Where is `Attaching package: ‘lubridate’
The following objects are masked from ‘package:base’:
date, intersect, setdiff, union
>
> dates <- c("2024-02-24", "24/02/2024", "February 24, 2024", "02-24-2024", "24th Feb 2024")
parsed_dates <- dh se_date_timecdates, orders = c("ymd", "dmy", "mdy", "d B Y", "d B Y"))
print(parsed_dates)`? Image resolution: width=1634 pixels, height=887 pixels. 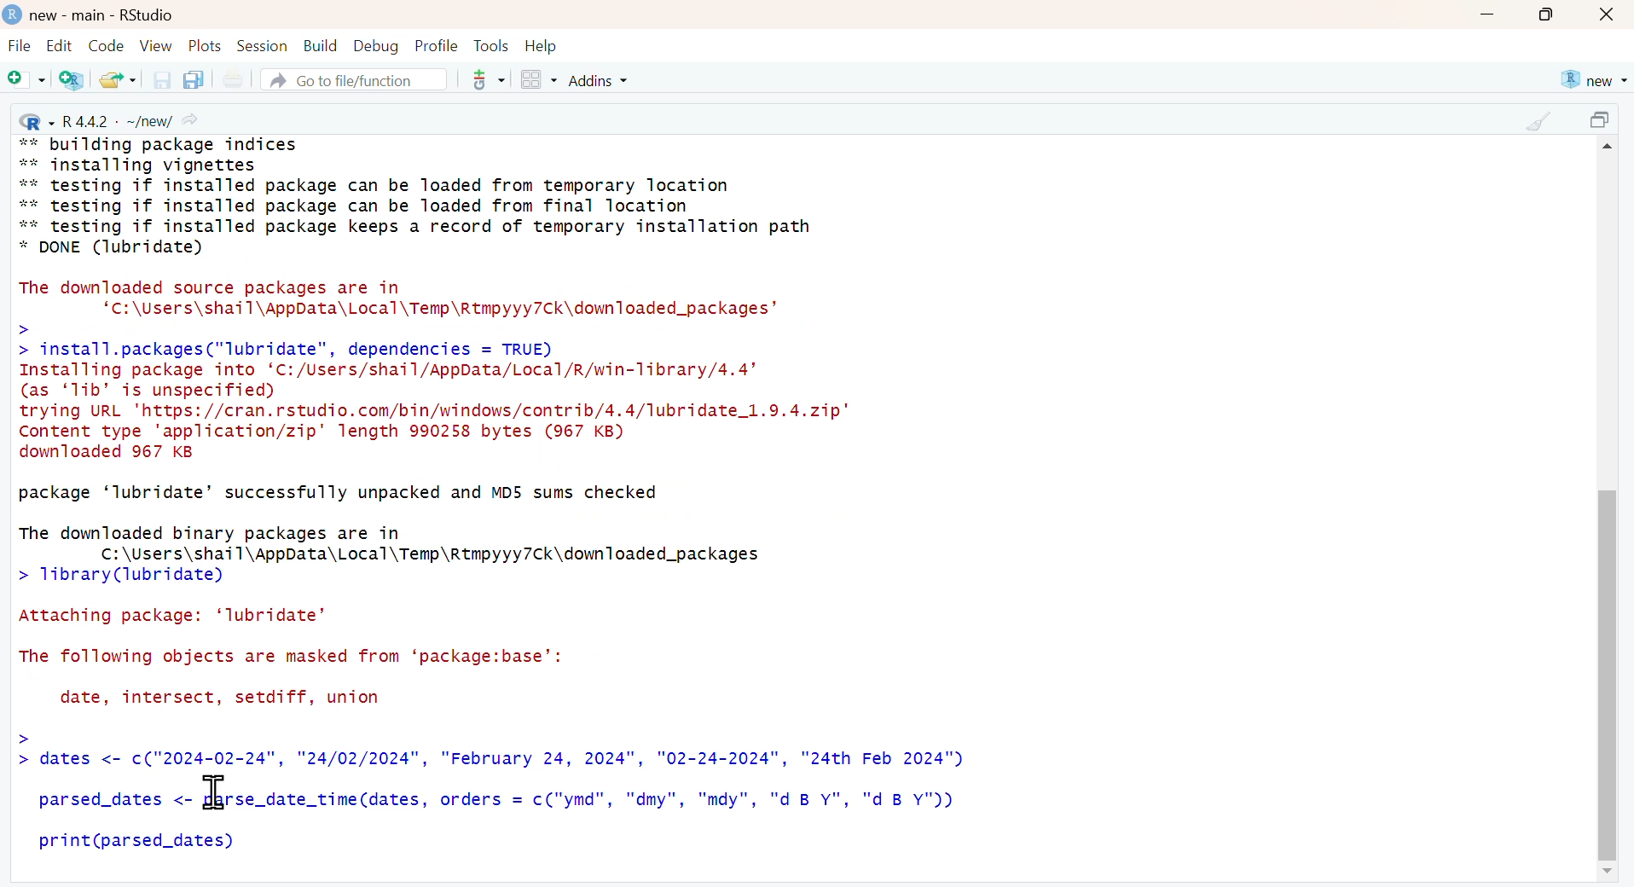
Attaching package: ‘lubridate’
The following objects are masked from ‘package:base’:
date, intersect, setdiff, union
>
> dates <- c("2024-02-24", "24/02/2024", "February 24, 2024", "02-24-2024", "24th Feb 2024")
parsed_dates <- dh se_date_timecdates, orders = c("ymd", "dmy", "mdy", "d B Y", "d B Y"))
print(parsed_dates) is located at coordinates (491, 731).